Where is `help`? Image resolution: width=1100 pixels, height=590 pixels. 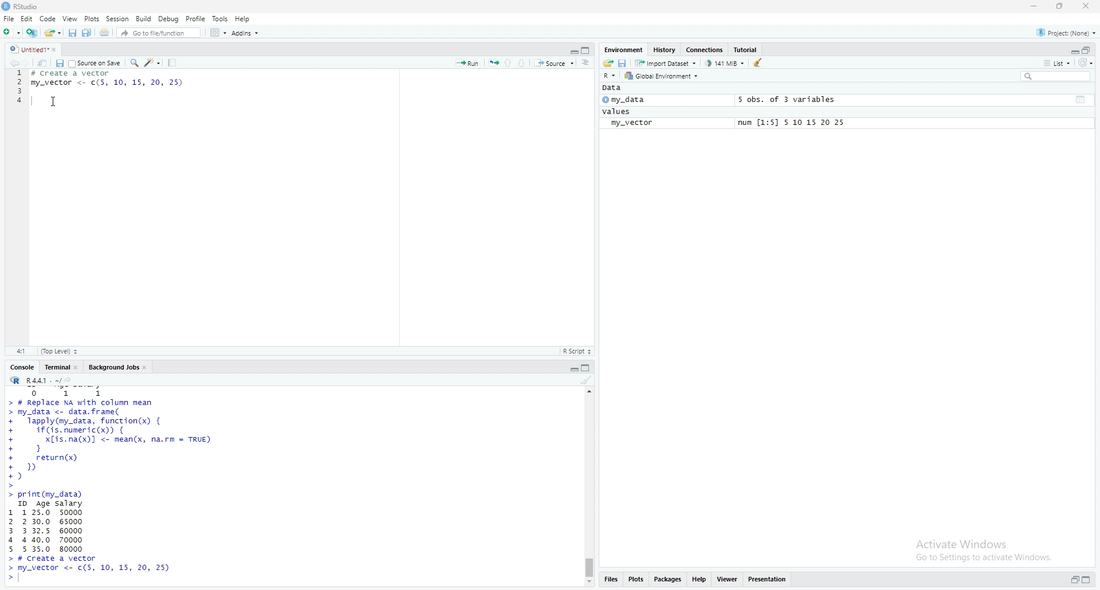 help is located at coordinates (242, 19).